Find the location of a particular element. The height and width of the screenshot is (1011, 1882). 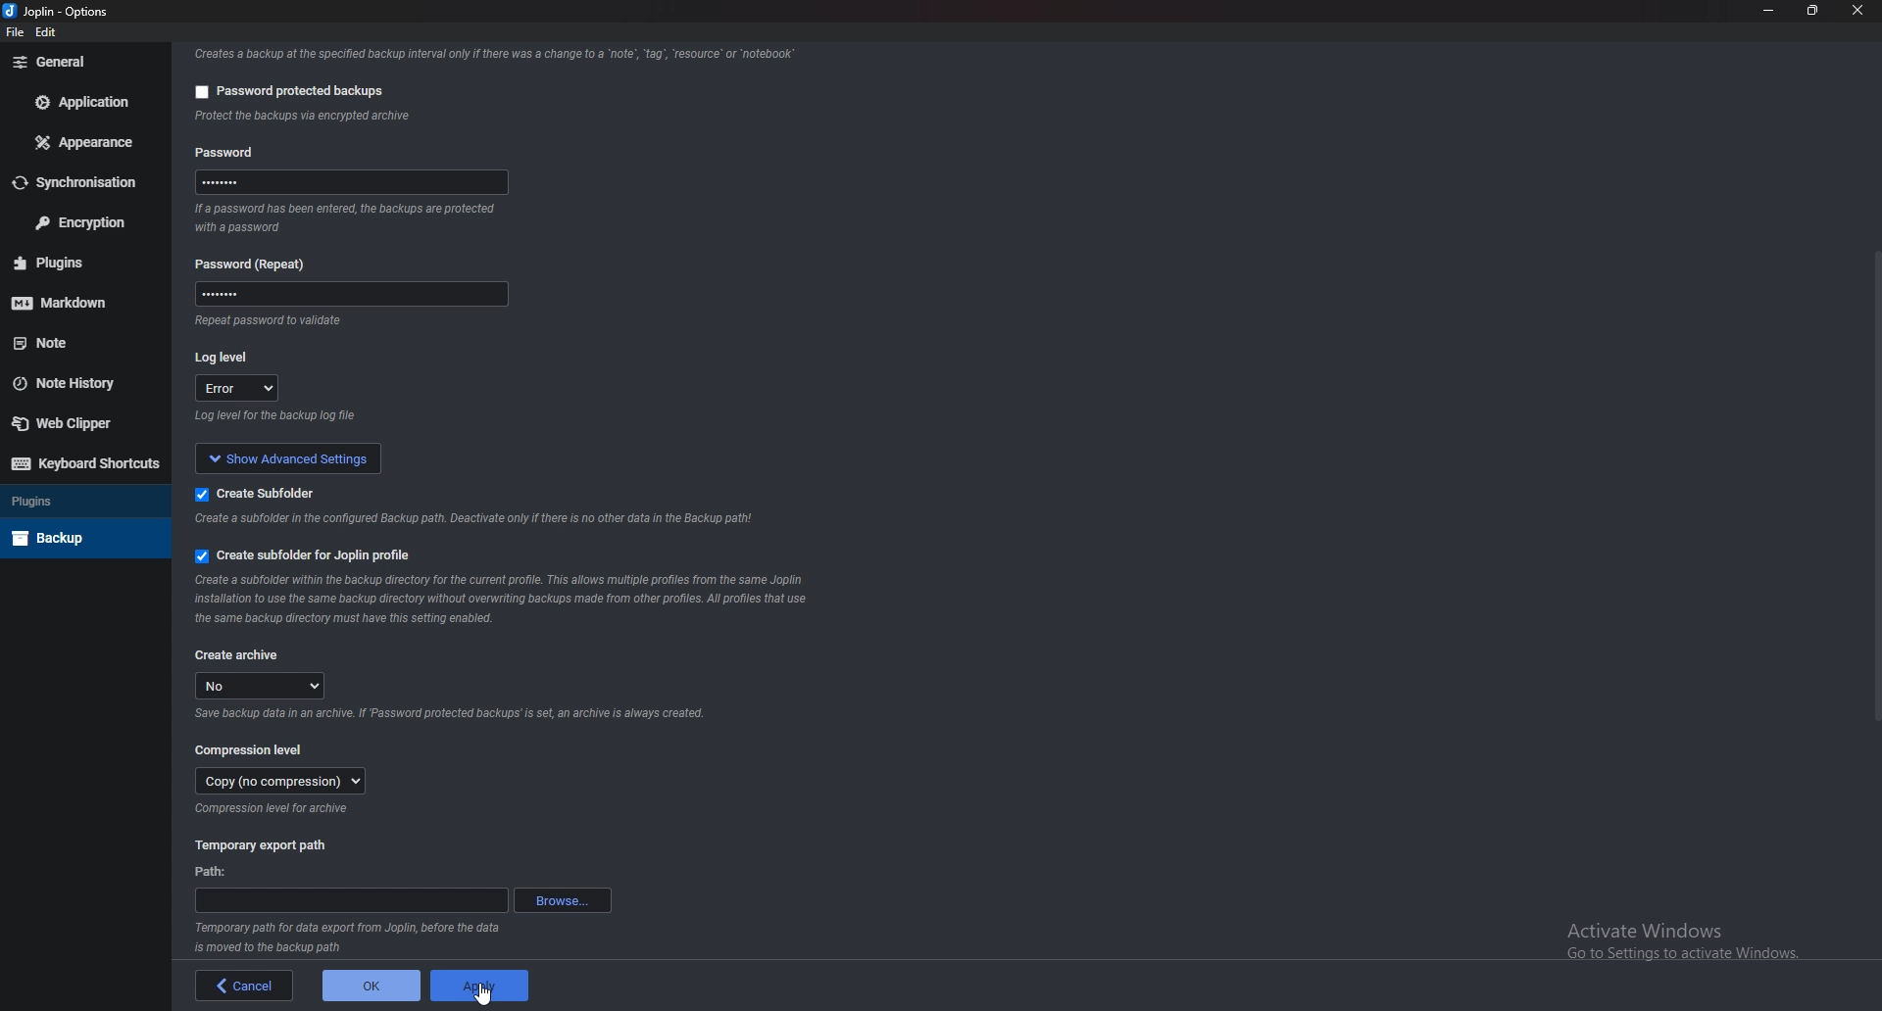

Application is located at coordinates (84, 103).